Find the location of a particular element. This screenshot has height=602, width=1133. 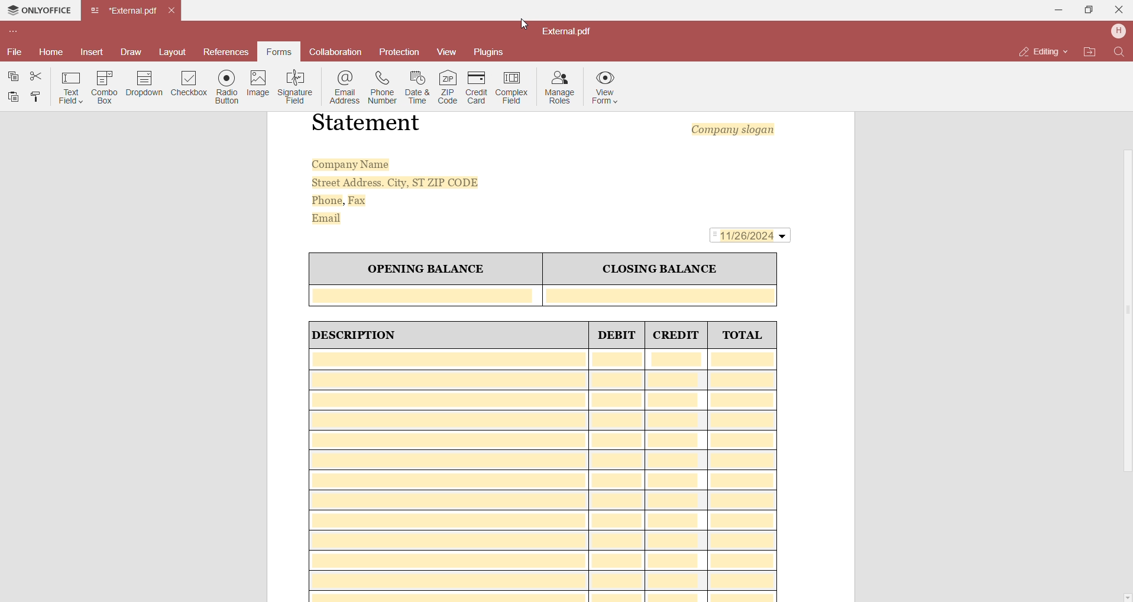

Sample Template Form Of Bank Account Statement  is located at coordinates (562, 355).